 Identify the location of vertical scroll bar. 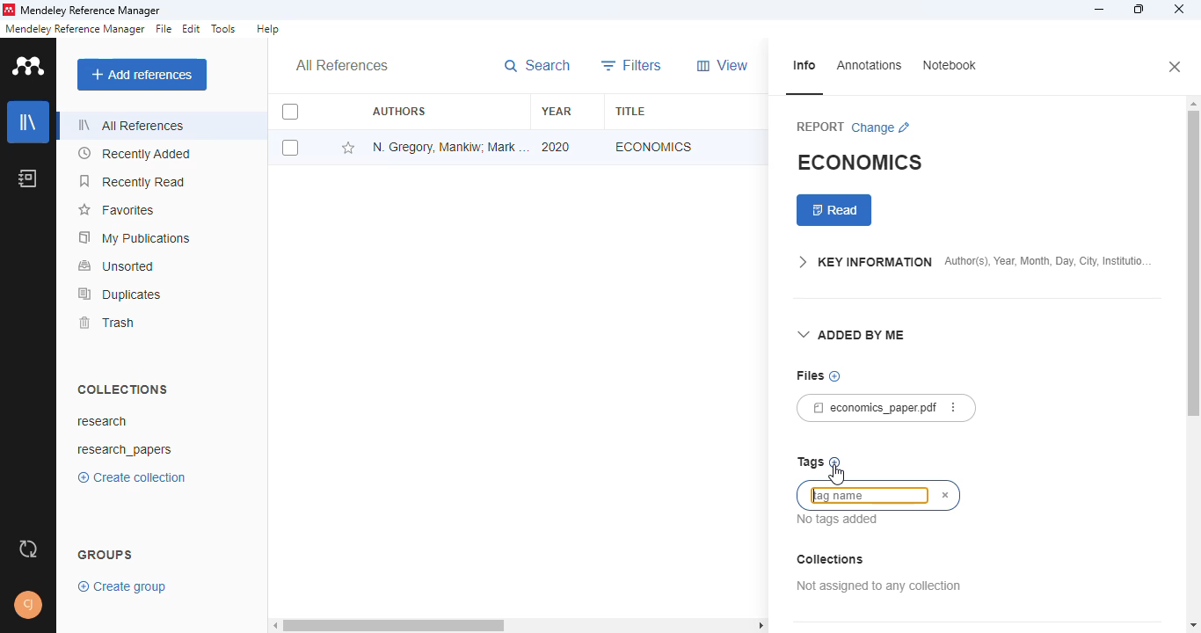
(1192, 272).